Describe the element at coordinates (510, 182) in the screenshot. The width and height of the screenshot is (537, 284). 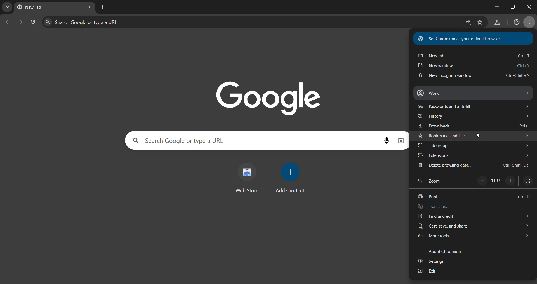
I see `zoom in` at that location.